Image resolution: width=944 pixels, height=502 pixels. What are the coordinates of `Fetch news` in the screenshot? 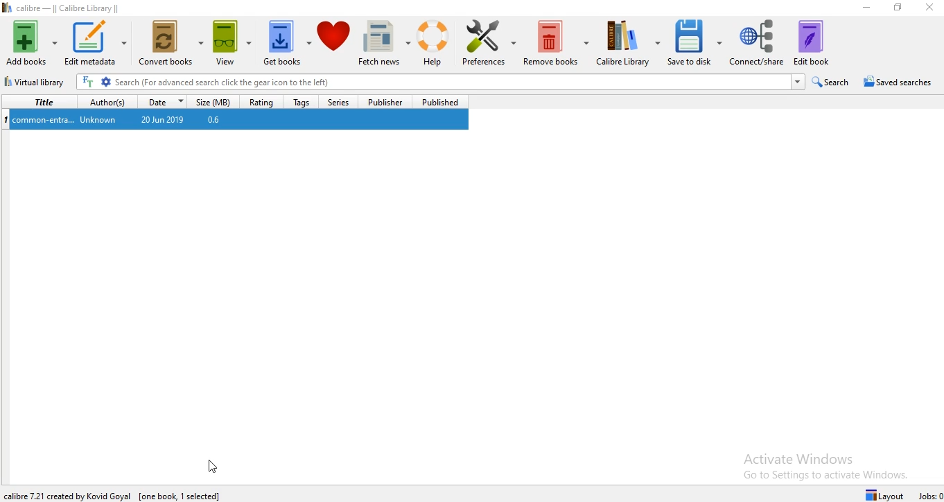 It's located at (384, 46).